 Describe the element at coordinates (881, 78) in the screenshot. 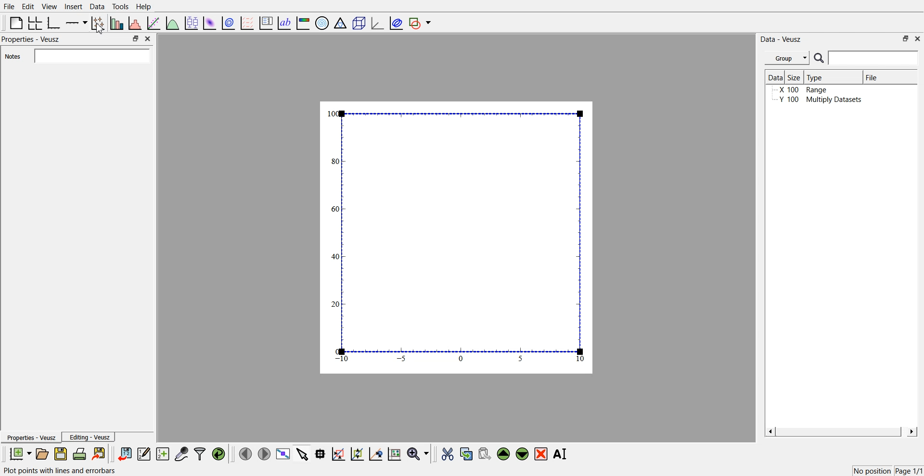

I see `File` at that location.